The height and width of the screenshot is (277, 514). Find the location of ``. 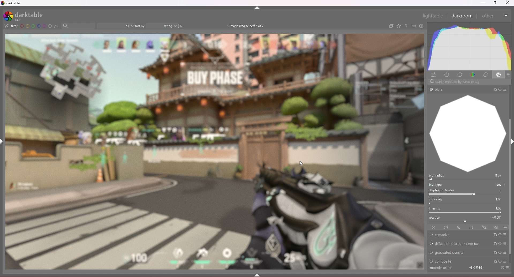

 is located at coordinates (508, 268).